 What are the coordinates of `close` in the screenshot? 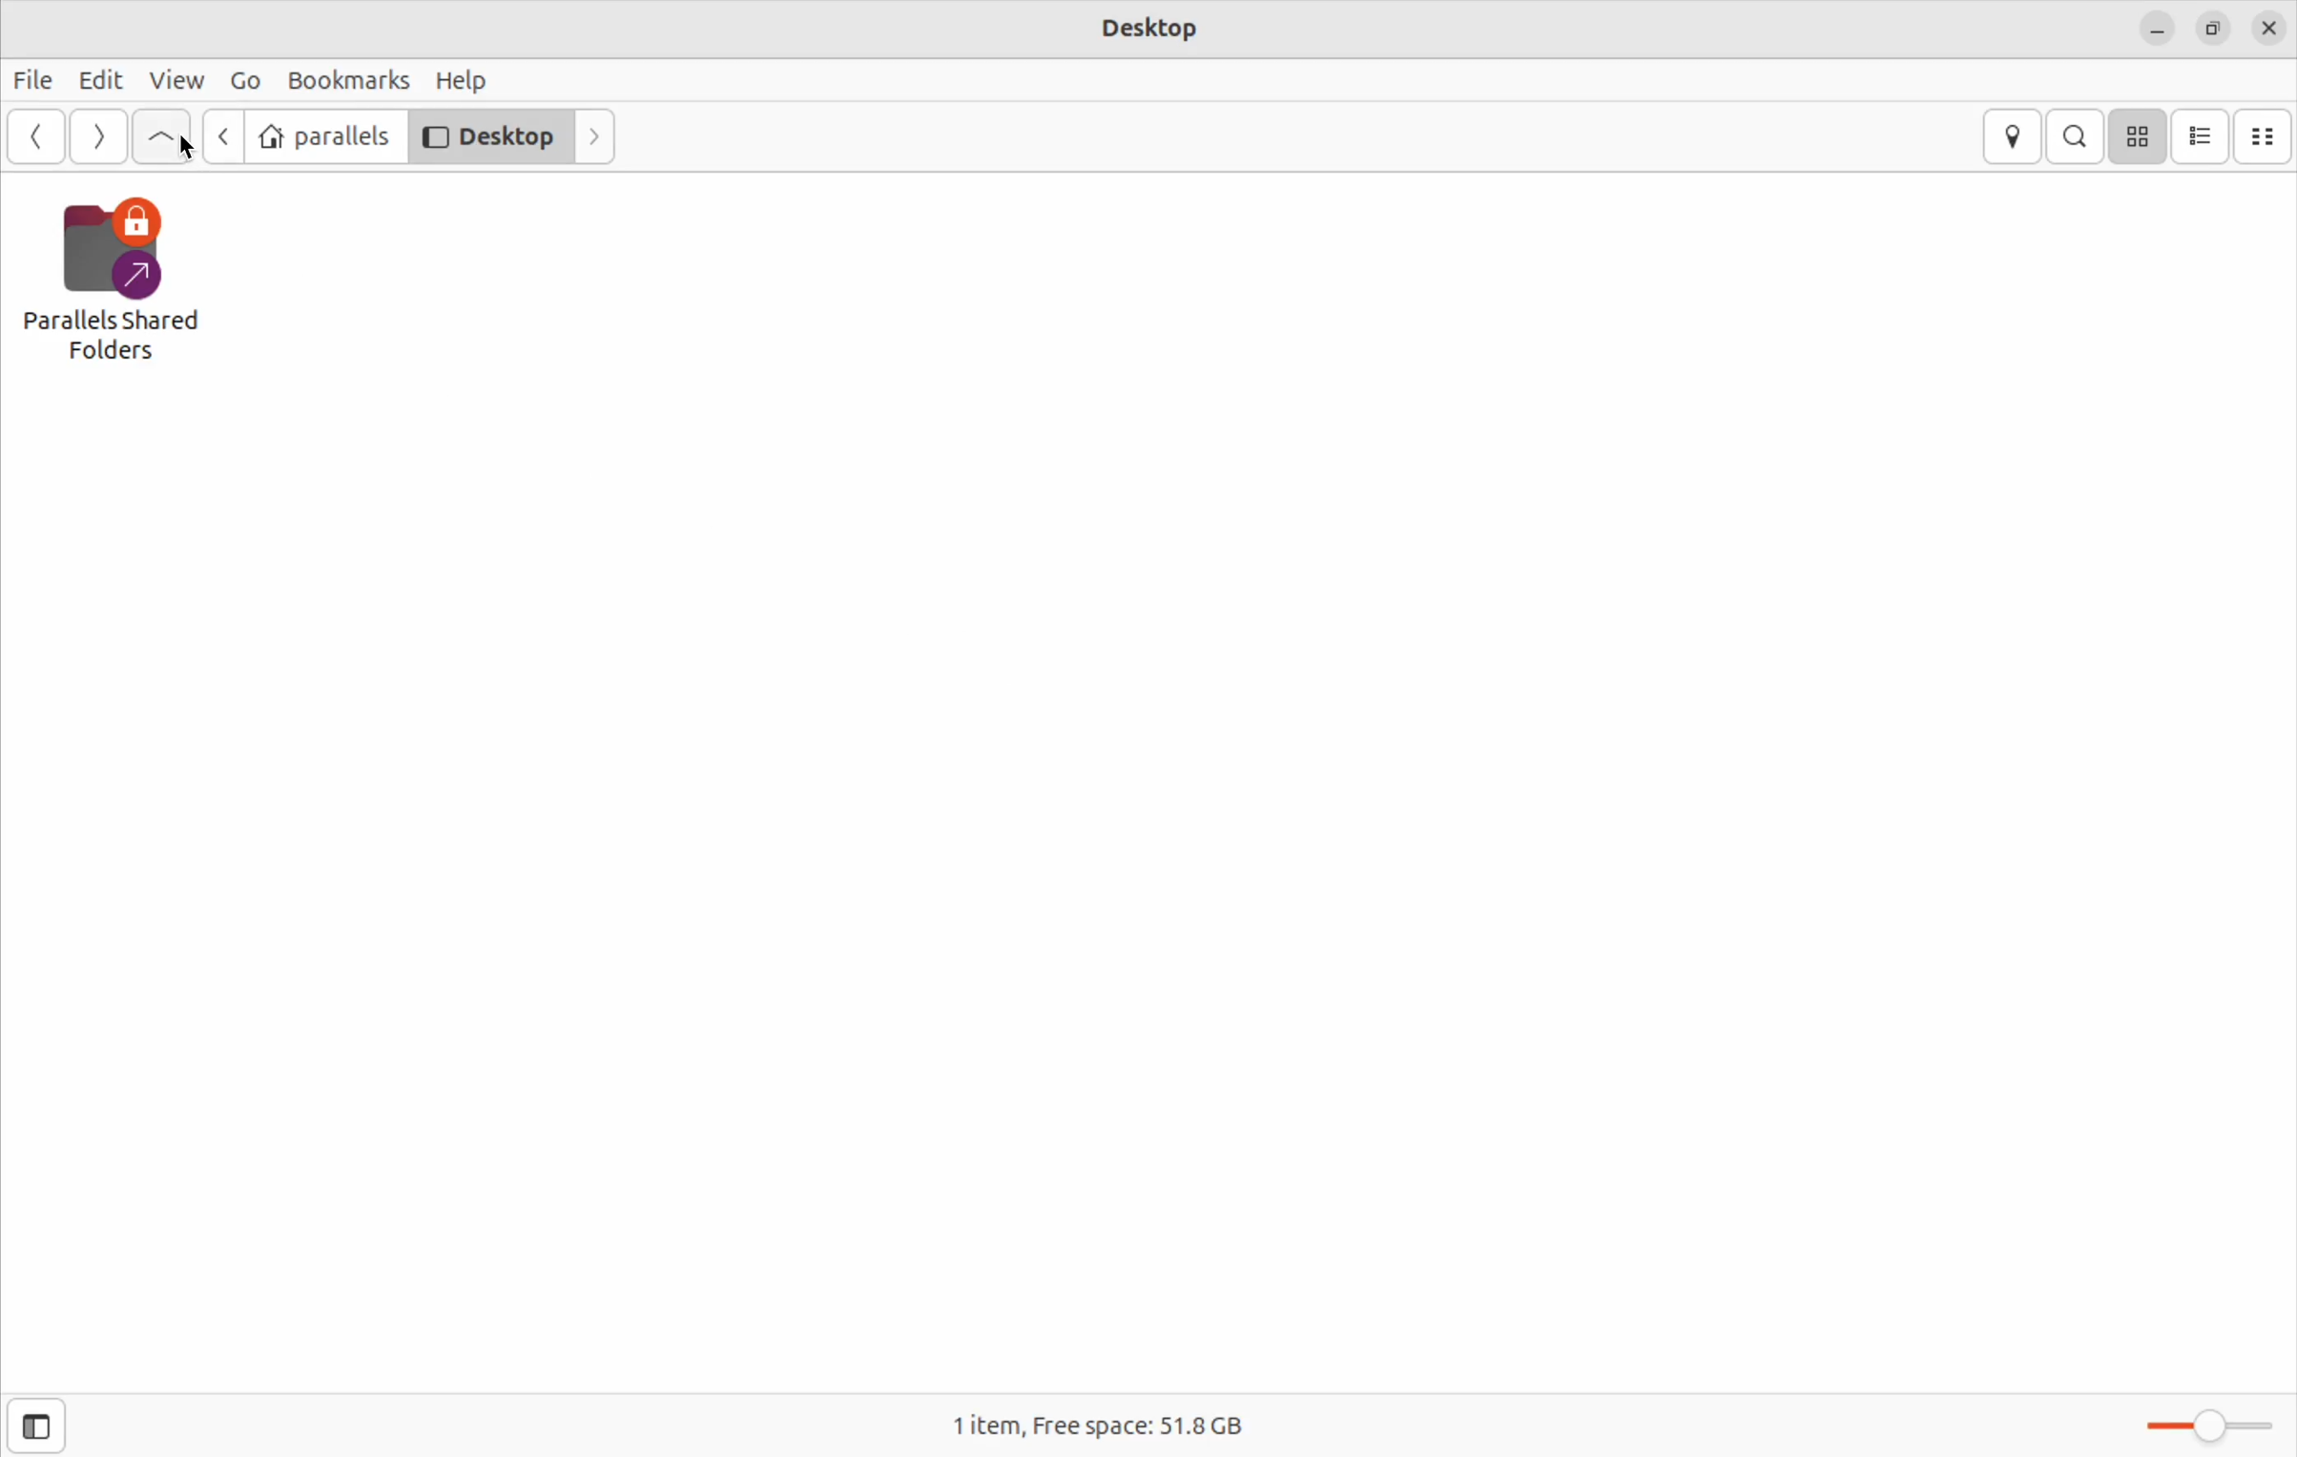 It's located at (2269, 30).